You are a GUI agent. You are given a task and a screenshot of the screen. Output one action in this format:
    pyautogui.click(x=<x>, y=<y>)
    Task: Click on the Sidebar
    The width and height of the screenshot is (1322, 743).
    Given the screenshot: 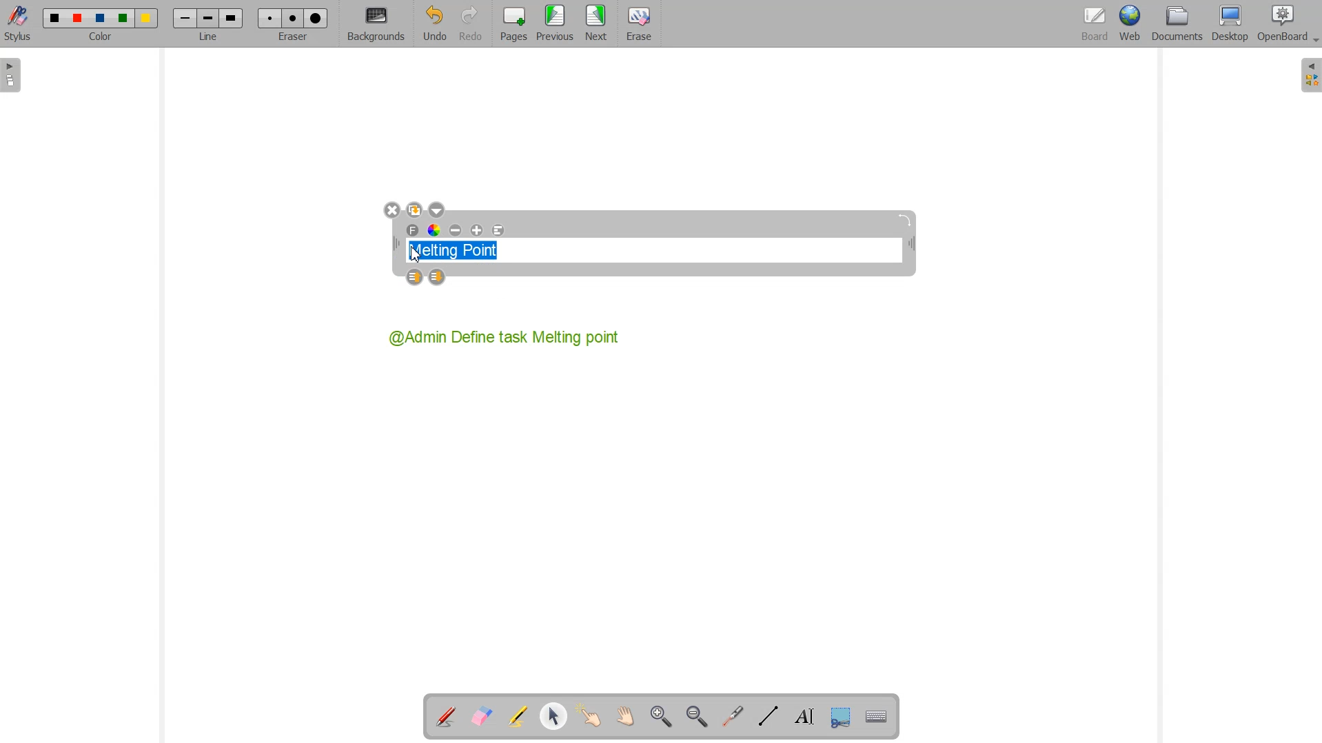 What is the action you would take?
    pyautogui.click(x=12, y=75)
    